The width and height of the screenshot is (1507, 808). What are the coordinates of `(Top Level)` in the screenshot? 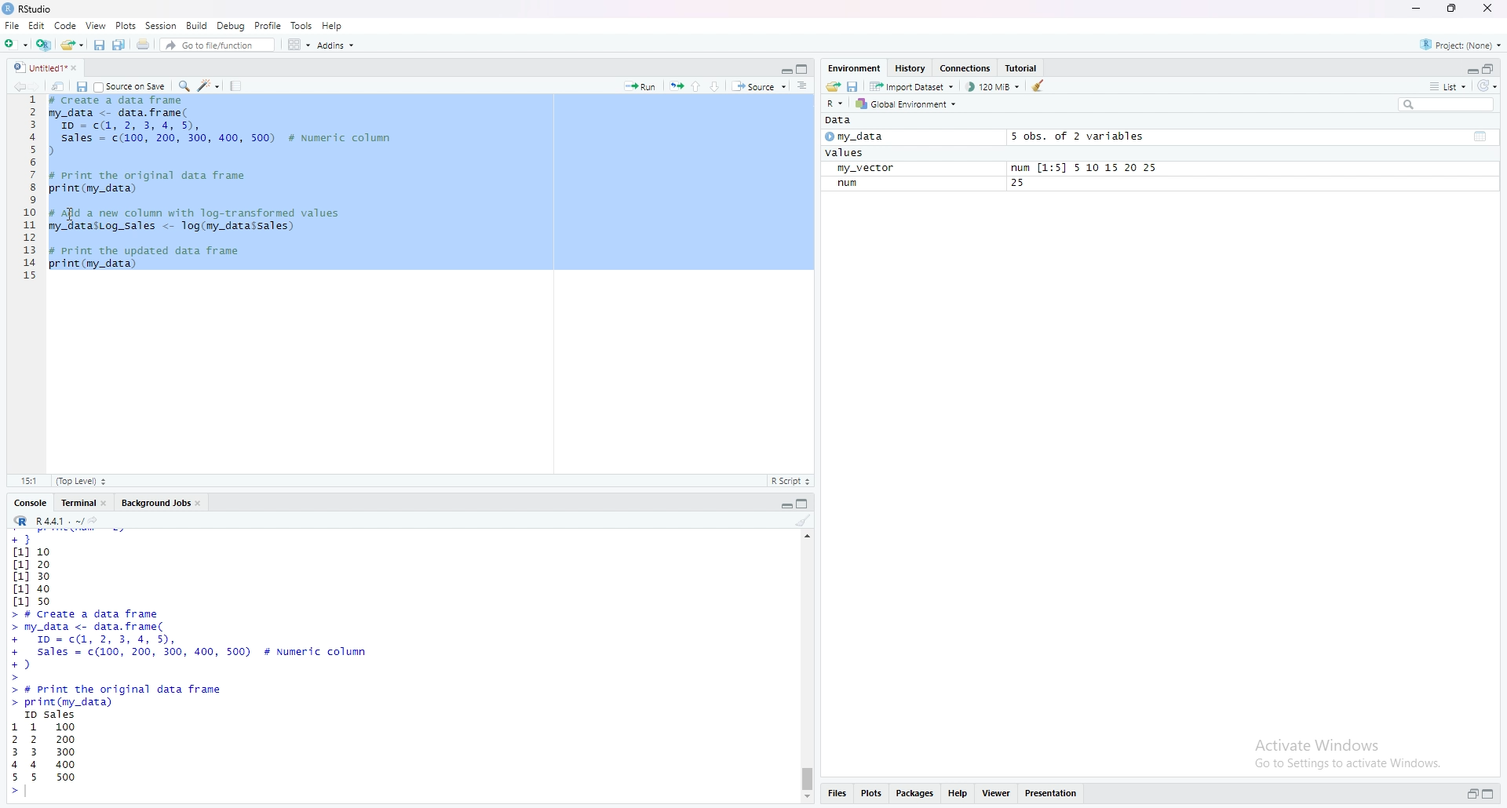 It's located at (83, 481).